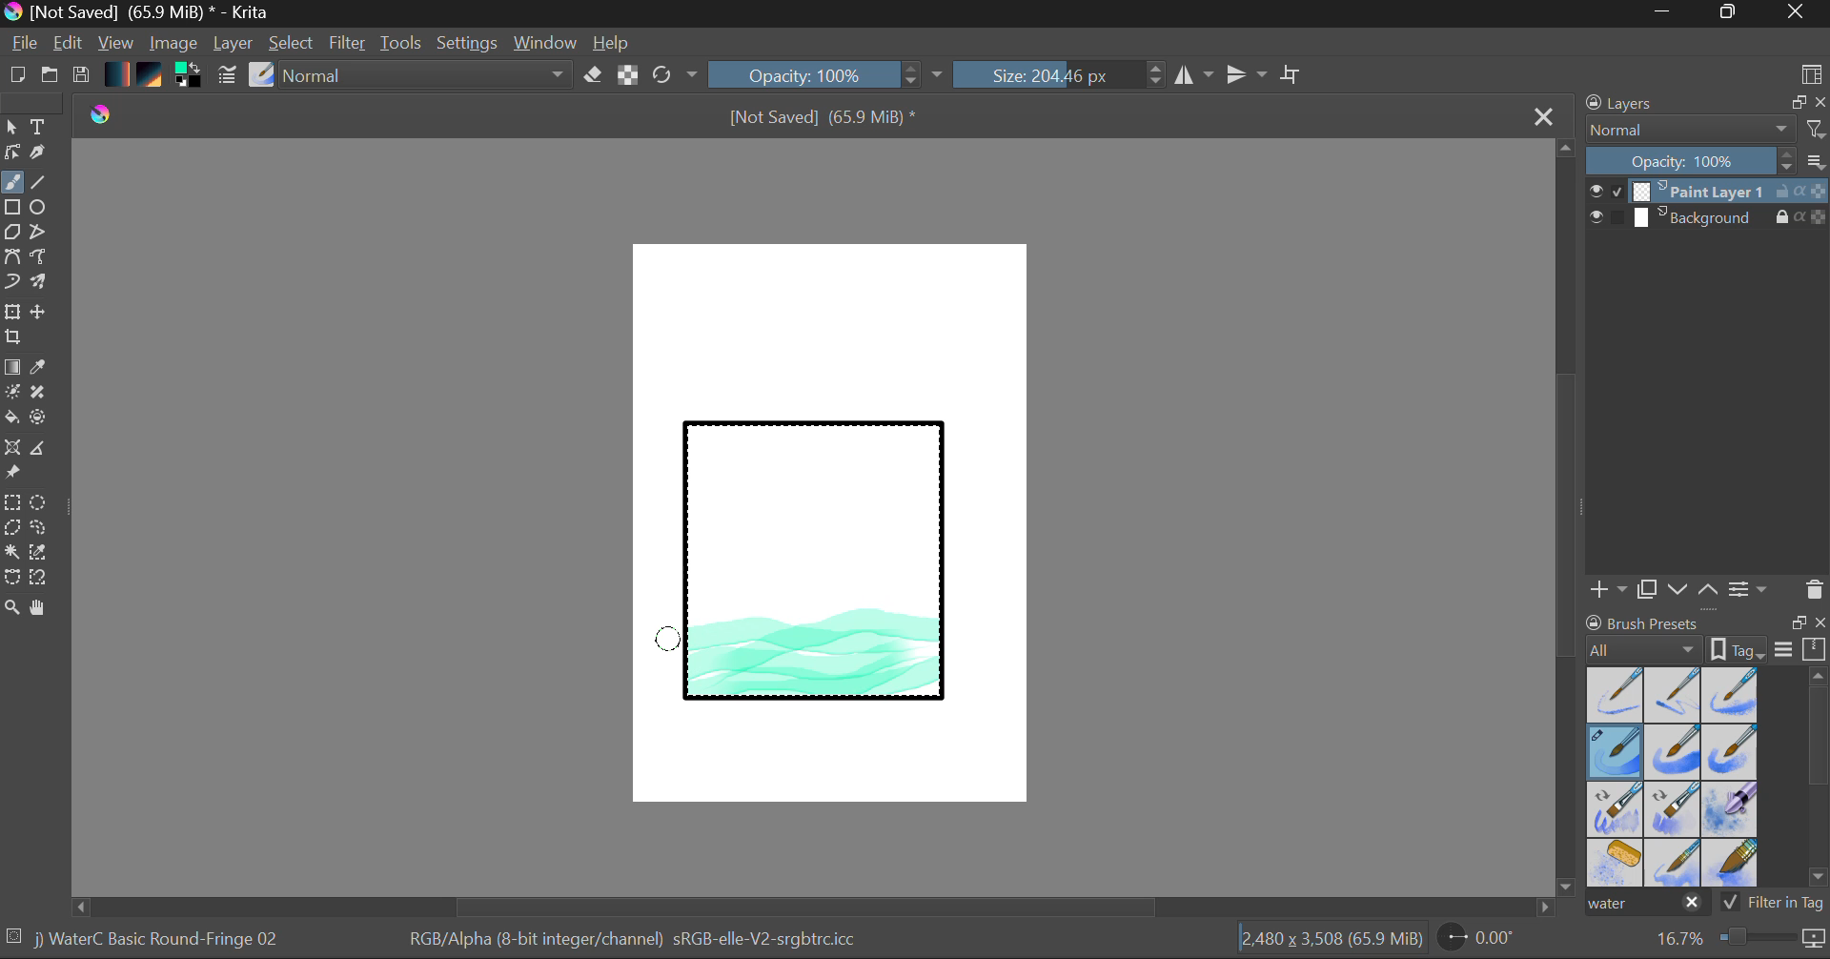 This screenshot has height=959, width=1830. What do you see at coordinates (40, 284) in the screenshot?
I see `Multibrush Tool` at bounding box center [40, 284].